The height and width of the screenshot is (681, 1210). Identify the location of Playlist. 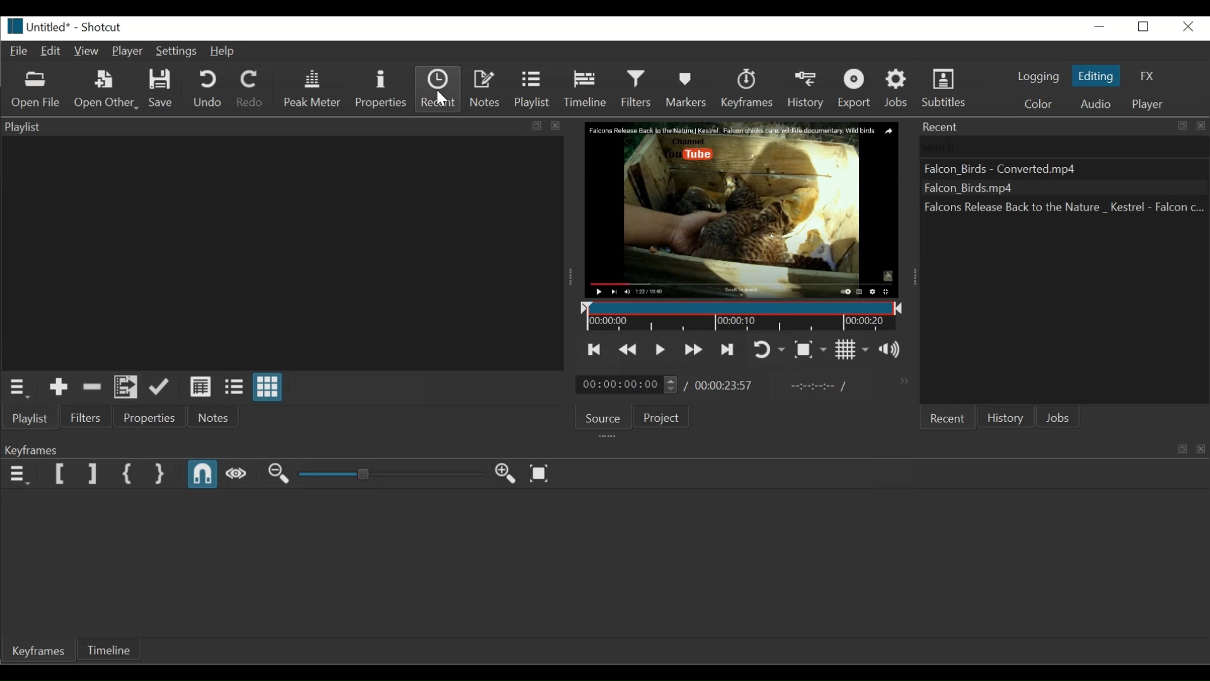
(282, 127).